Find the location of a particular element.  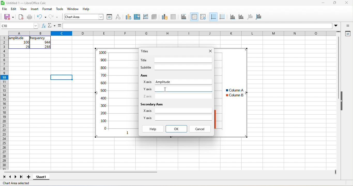

cell name is located at coordinates (19, 26).